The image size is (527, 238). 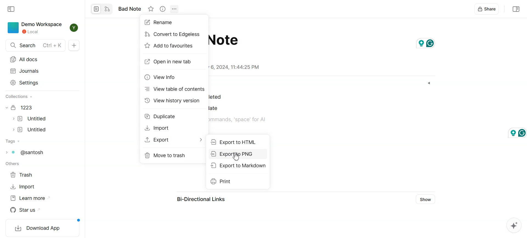 I want to click on Tags, so click(x=12, y=141).